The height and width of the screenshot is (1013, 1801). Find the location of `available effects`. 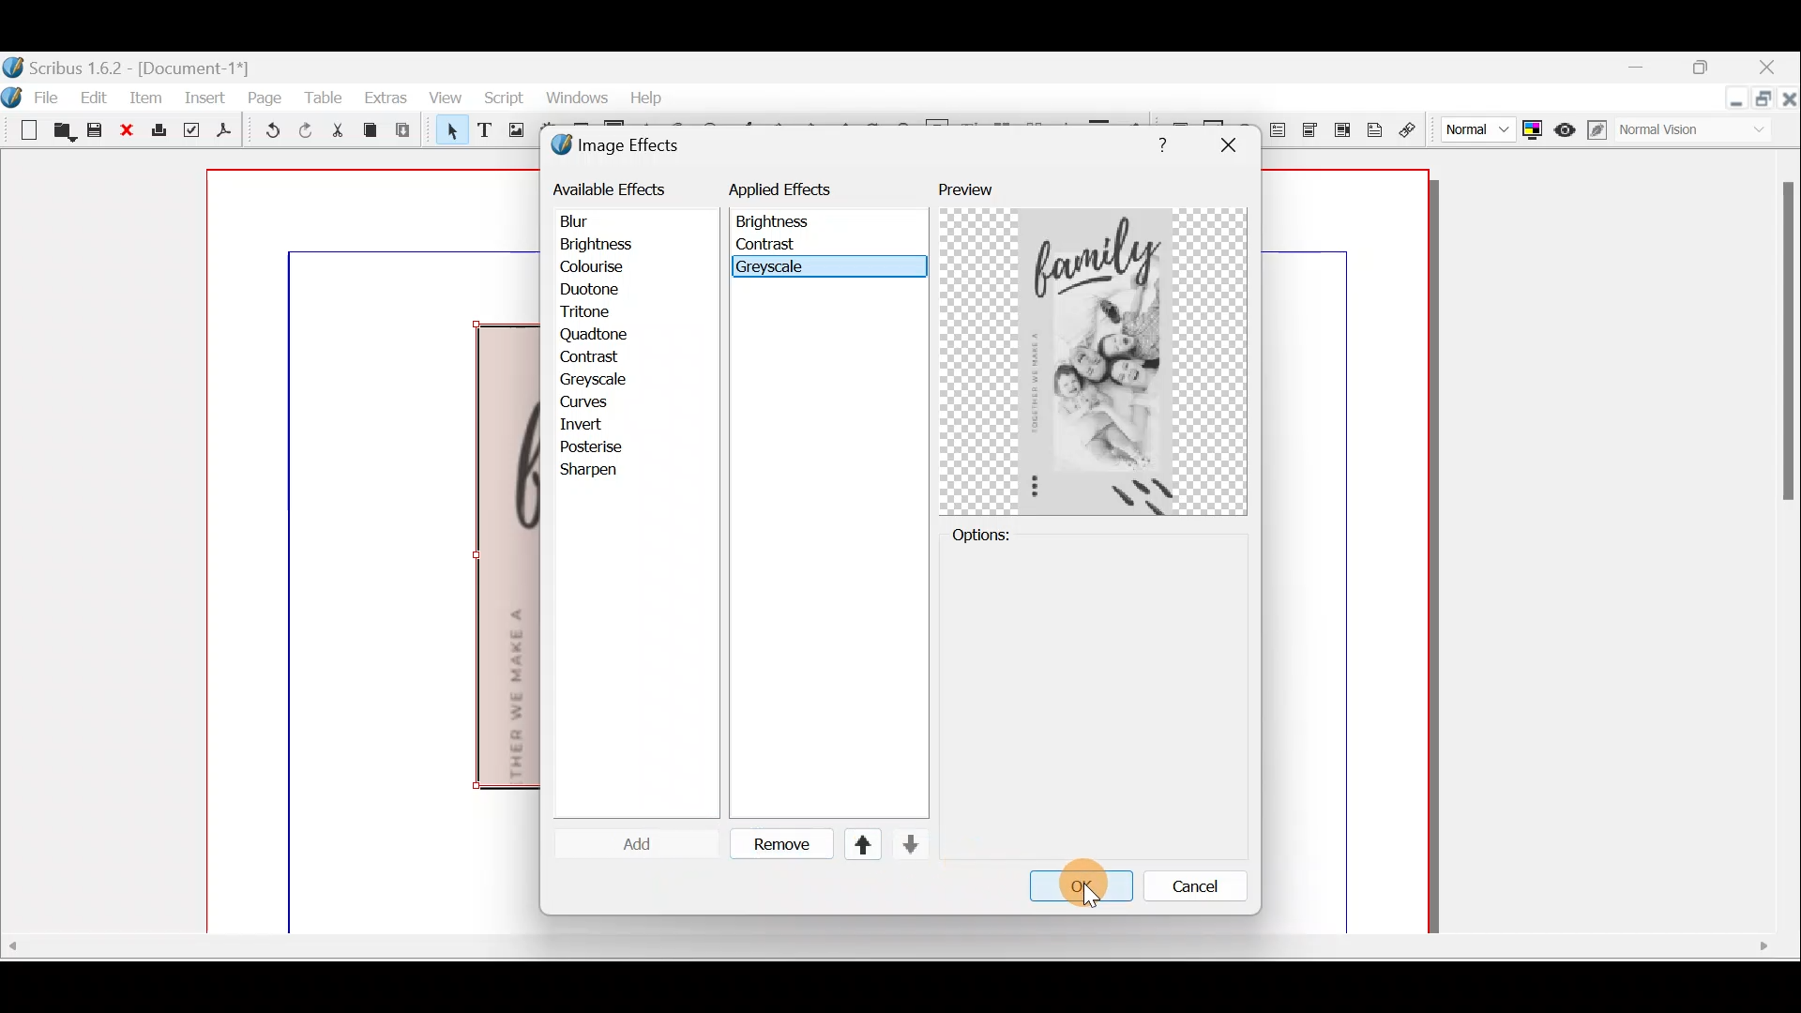

available effects is located at coordinates (612, 189).